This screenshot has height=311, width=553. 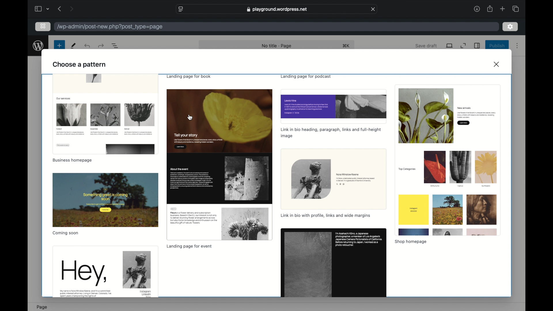 I want to click on publish, so click(x=497, y=46).